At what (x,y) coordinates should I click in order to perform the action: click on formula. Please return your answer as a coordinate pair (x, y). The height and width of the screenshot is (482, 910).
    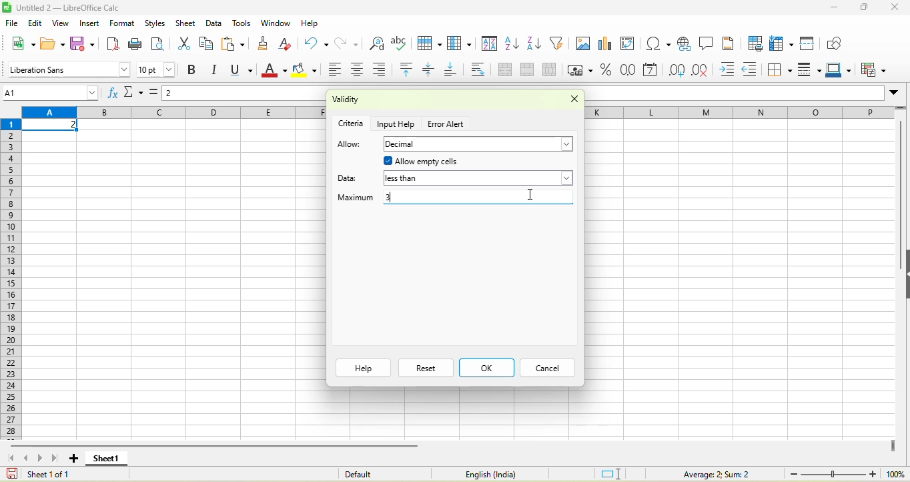
    Looking at the image, I should click on (707, 473).